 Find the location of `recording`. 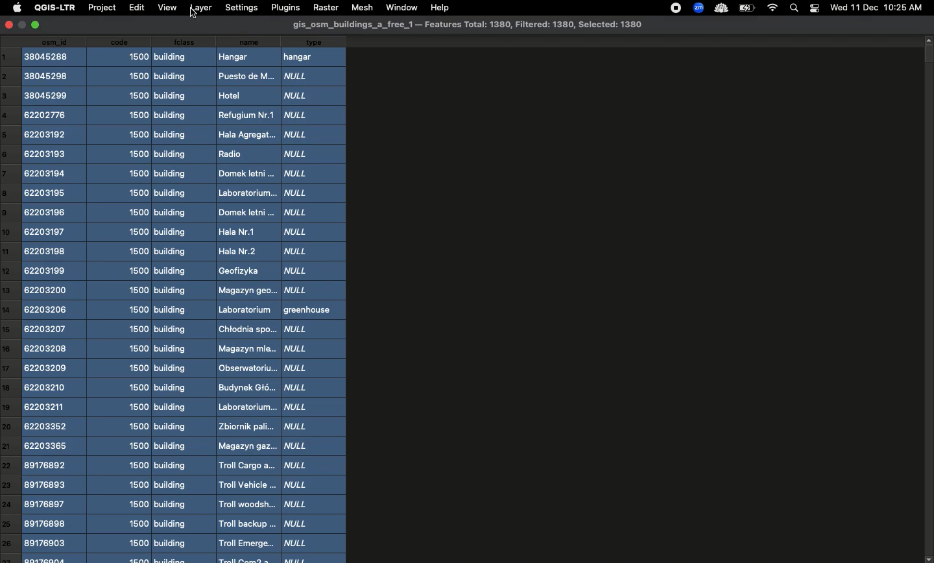

recording is located at coordinates (673, 8).